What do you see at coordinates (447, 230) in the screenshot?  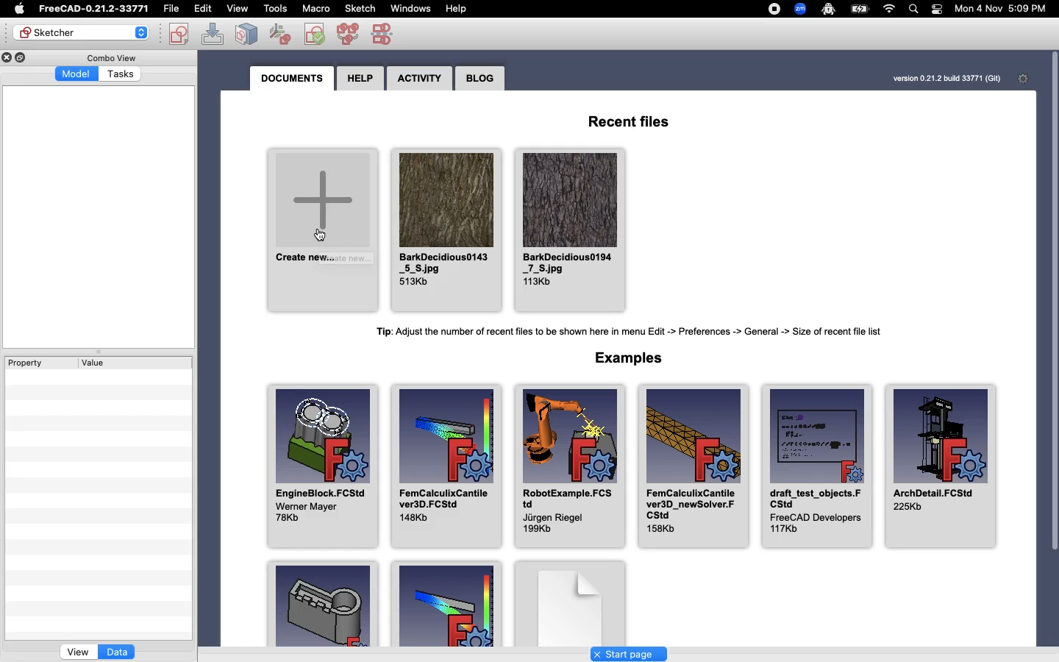 I see `BarkDecidious0143_5_S.jpg 513Kb` at bounding box center [447, 230].